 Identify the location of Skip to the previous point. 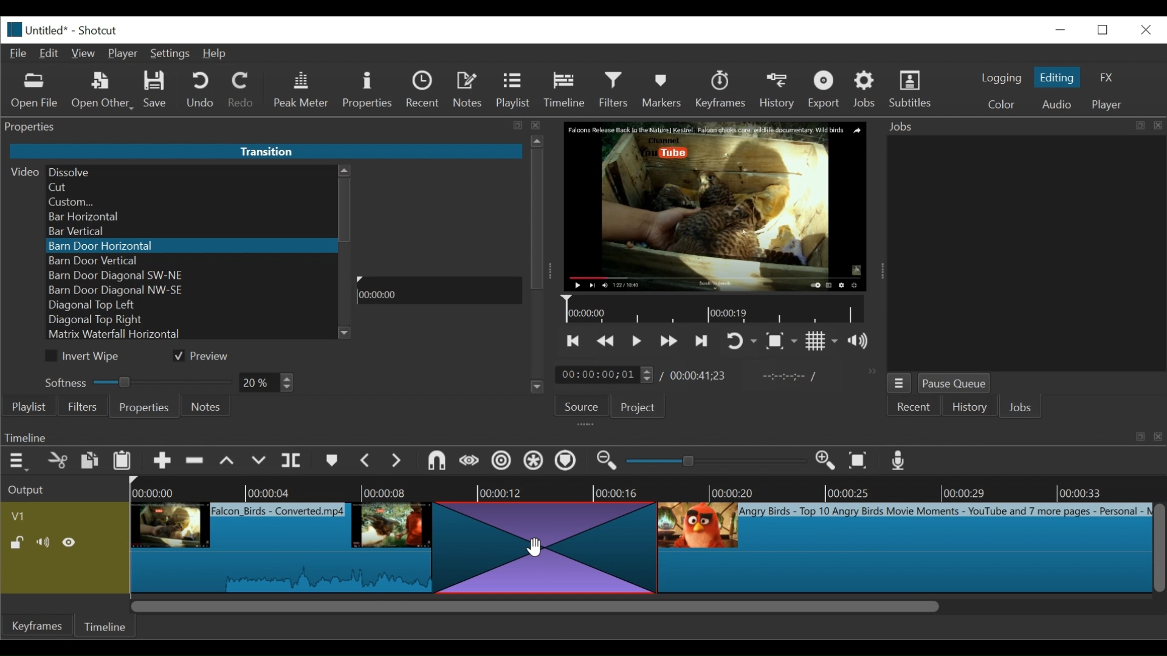
(572, 342).